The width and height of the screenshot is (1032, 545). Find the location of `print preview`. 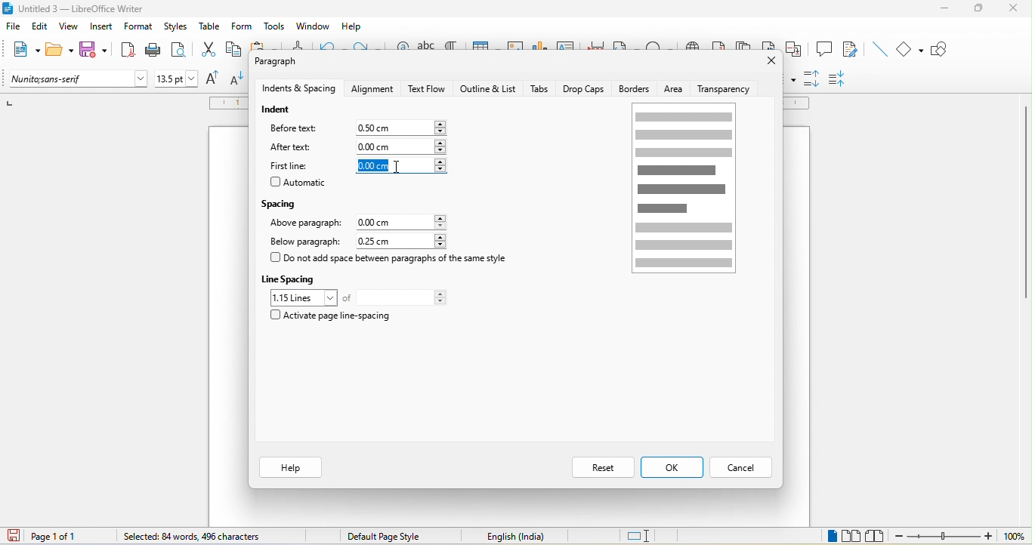

print preview is located at coordinates (182, 50).